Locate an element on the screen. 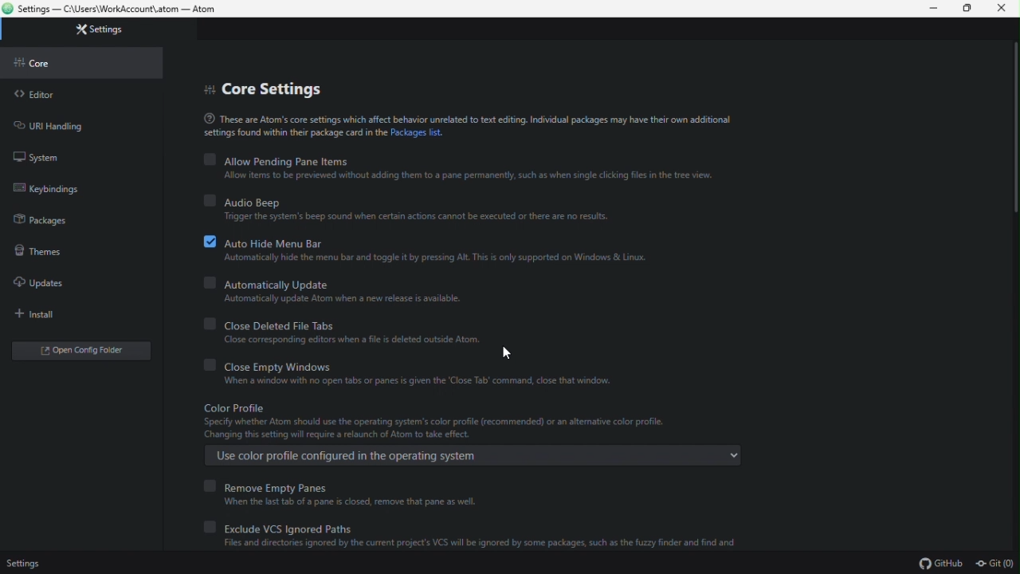 The width and height of the screenshot is (1020, 574). ‘Automatically hide the menu bar and toggle it by pressing AR. This is only supported on Windows & Linux. is located at coordinates (426, 261).